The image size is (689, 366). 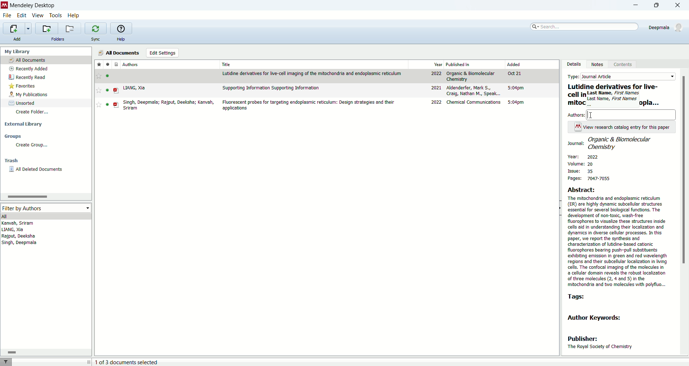 I want to click on help, so click(x=74, y=15).